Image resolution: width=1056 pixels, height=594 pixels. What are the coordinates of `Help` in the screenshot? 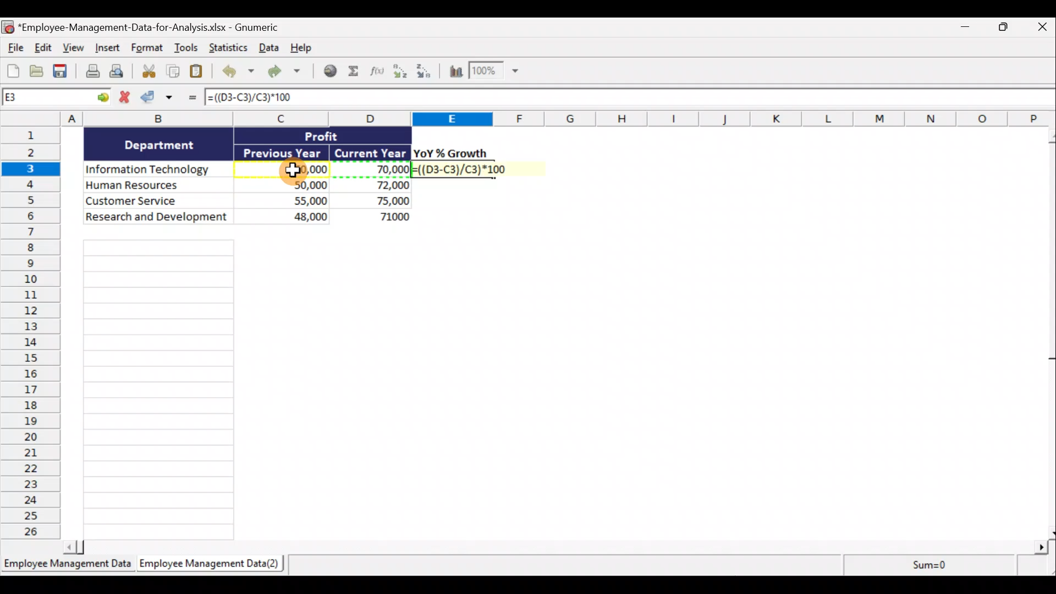 It's located at (301, 48).